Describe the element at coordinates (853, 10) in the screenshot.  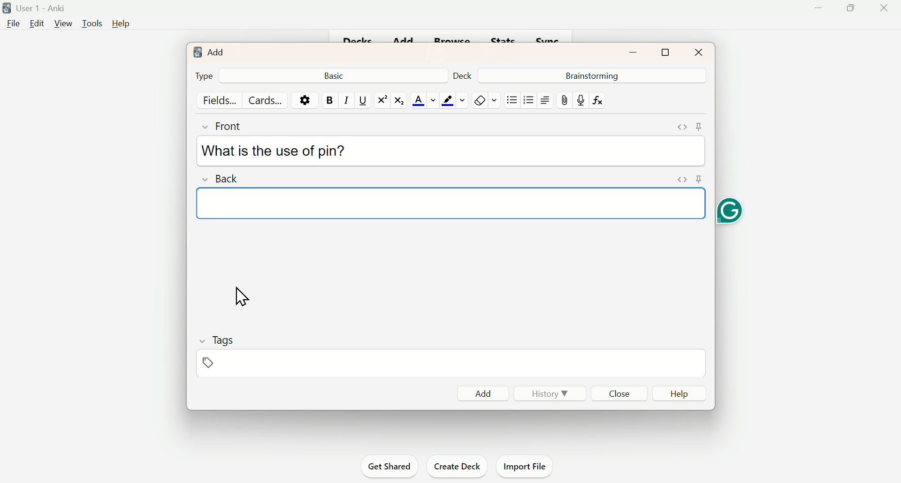
I see ` Maimize` at that location.